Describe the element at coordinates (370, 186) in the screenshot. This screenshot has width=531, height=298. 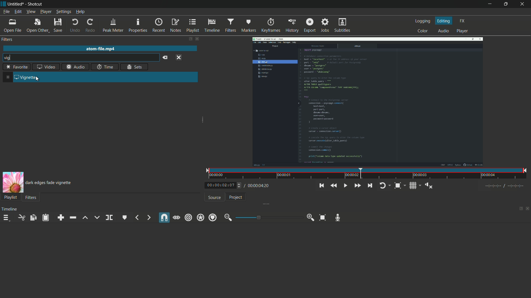
I see `skip to the next point` at that location.